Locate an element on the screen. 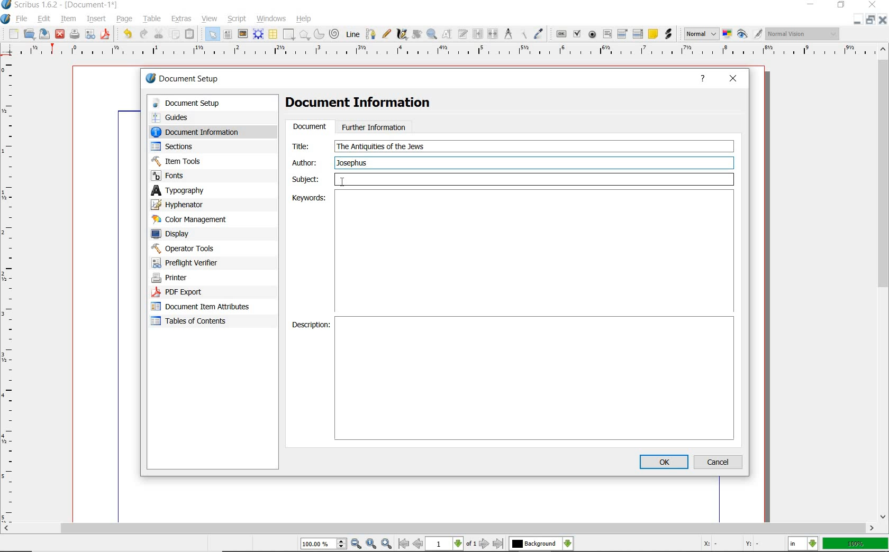  edit is located at coordinates (44, 19).